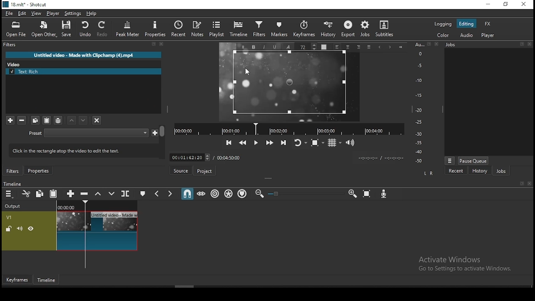 The height and width of the screenshot is (301, 535). I want to click on show volume control, so click(351, 142).